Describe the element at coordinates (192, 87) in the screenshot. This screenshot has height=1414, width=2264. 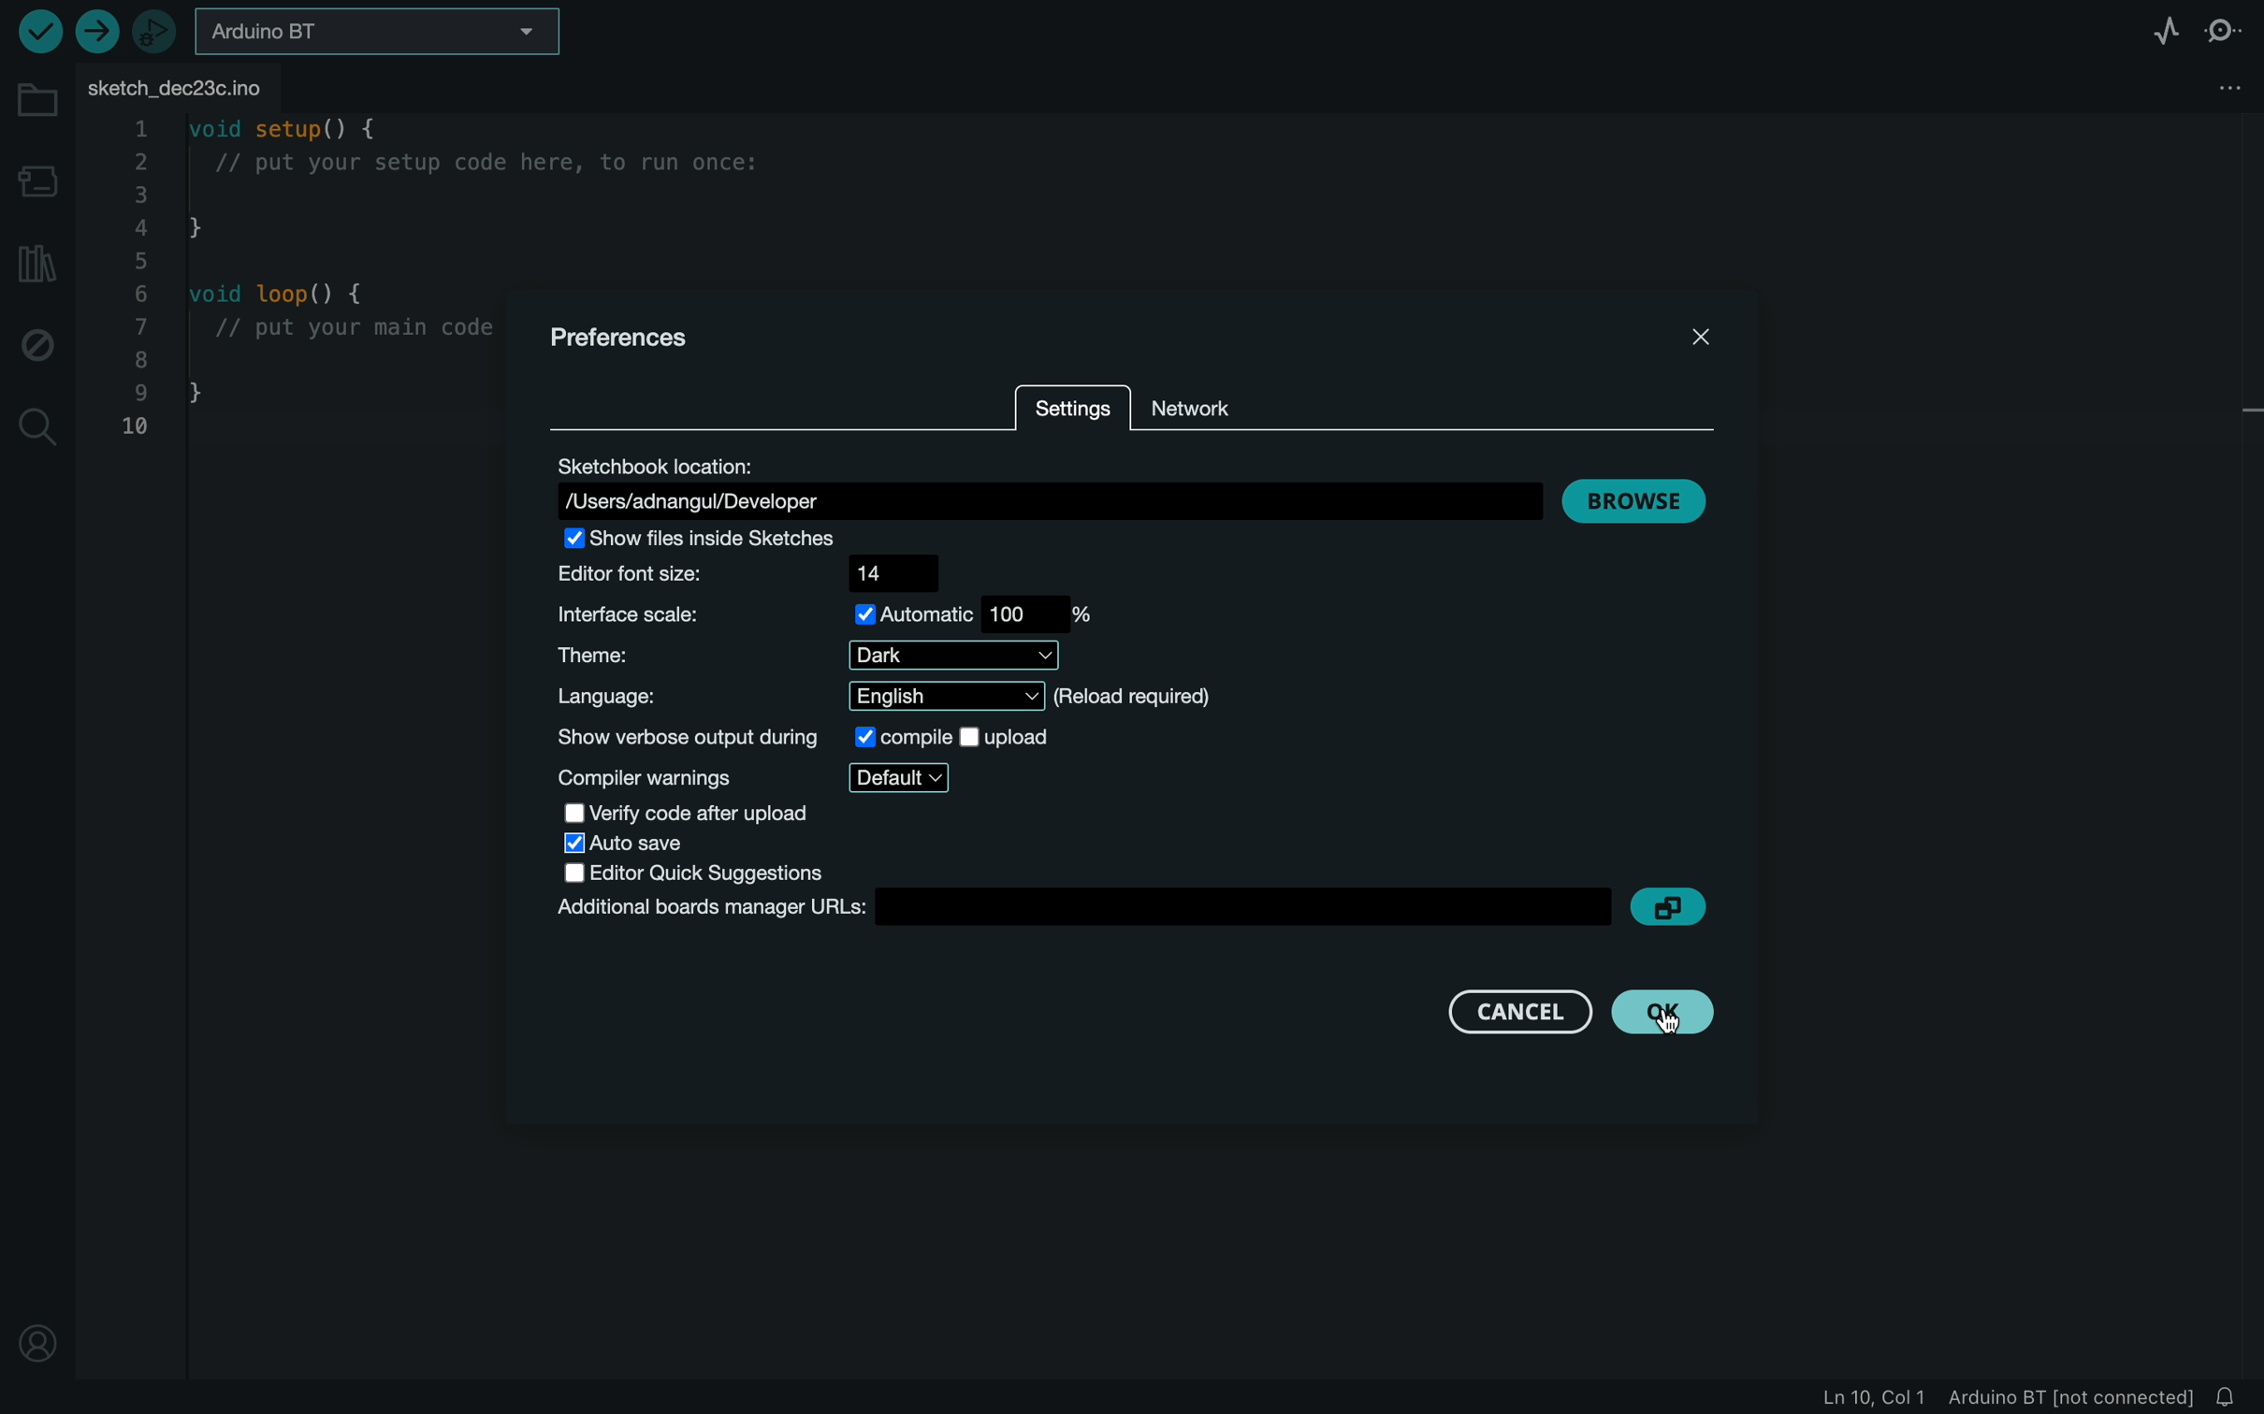
I see `file tab` at that location.